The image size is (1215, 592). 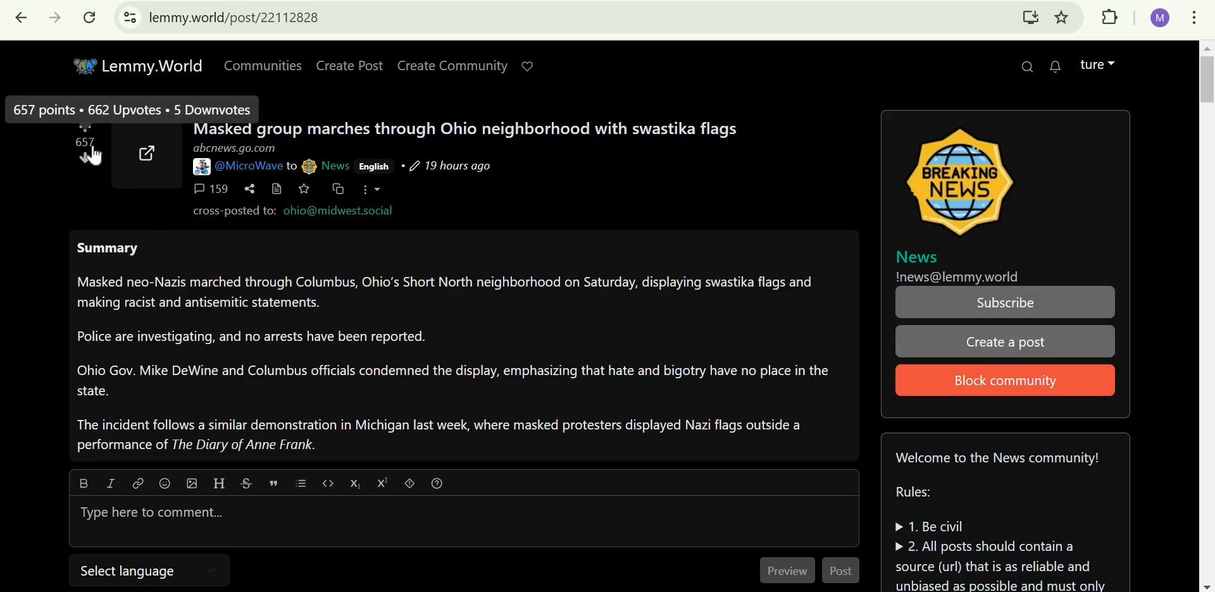 I want to click on Communities, so click(x=263, y=64).